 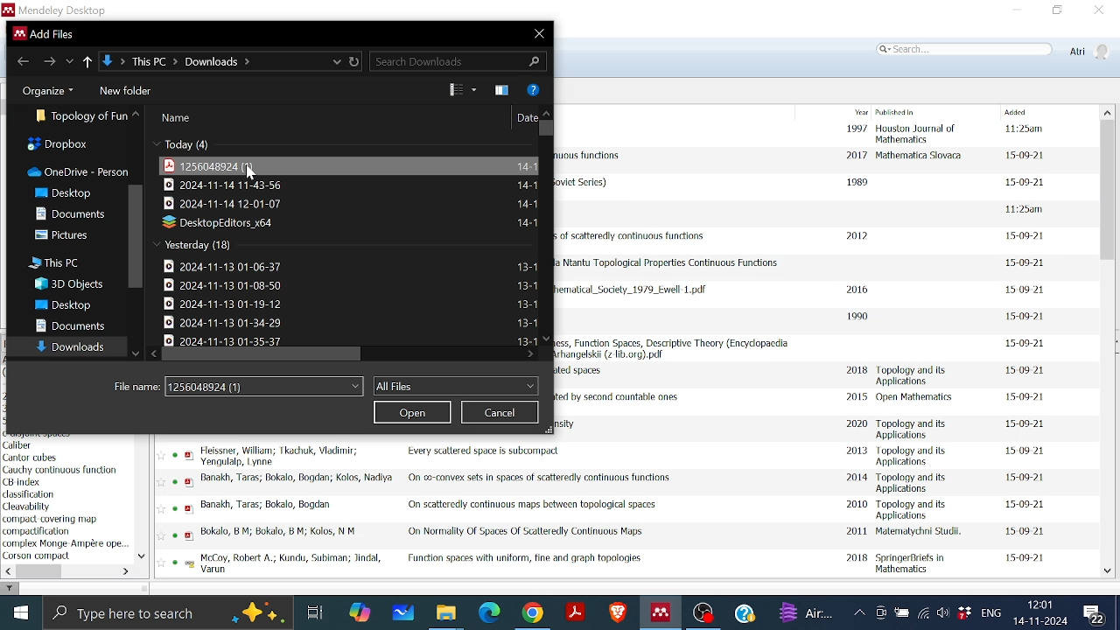 I want to click on date, so click(x=1022, y=506).